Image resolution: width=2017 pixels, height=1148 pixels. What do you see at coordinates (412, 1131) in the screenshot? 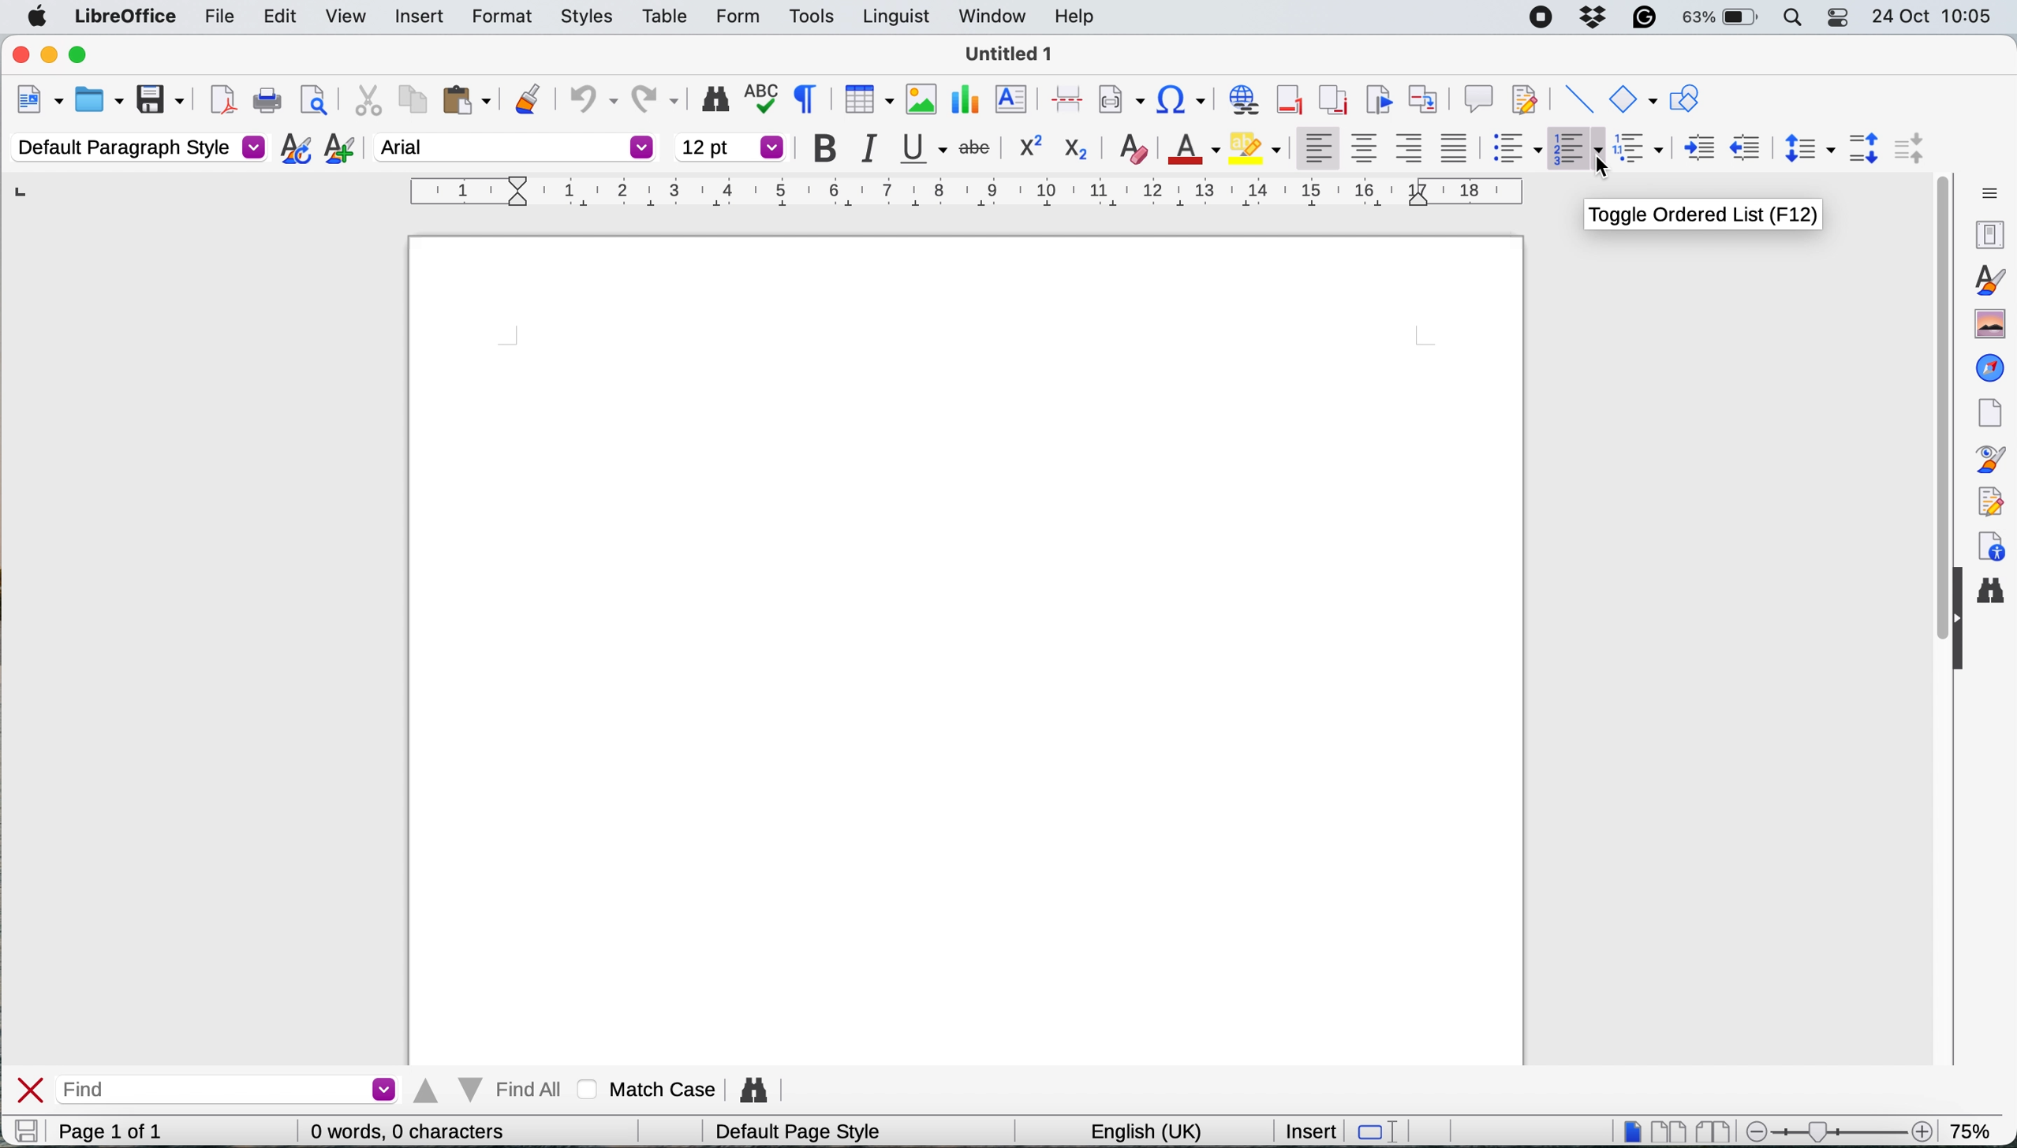
I see `0 words, 0 characters` at bounding box center [412, 1131].